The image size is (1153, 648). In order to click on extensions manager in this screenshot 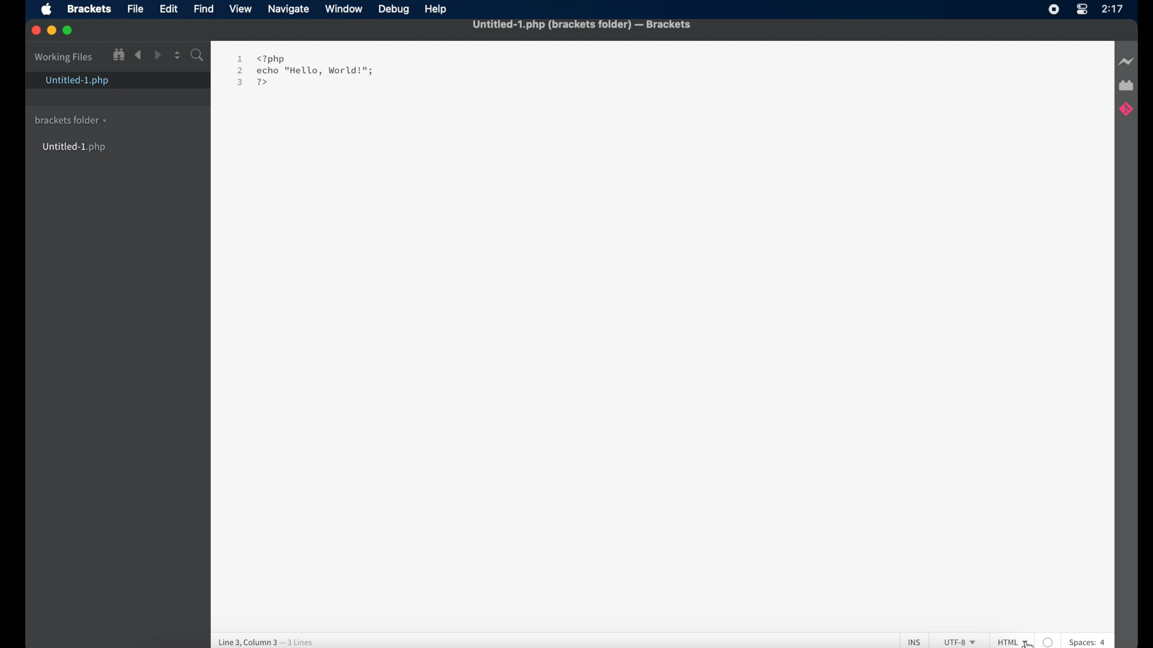, I will do `click(1126, 85)`.